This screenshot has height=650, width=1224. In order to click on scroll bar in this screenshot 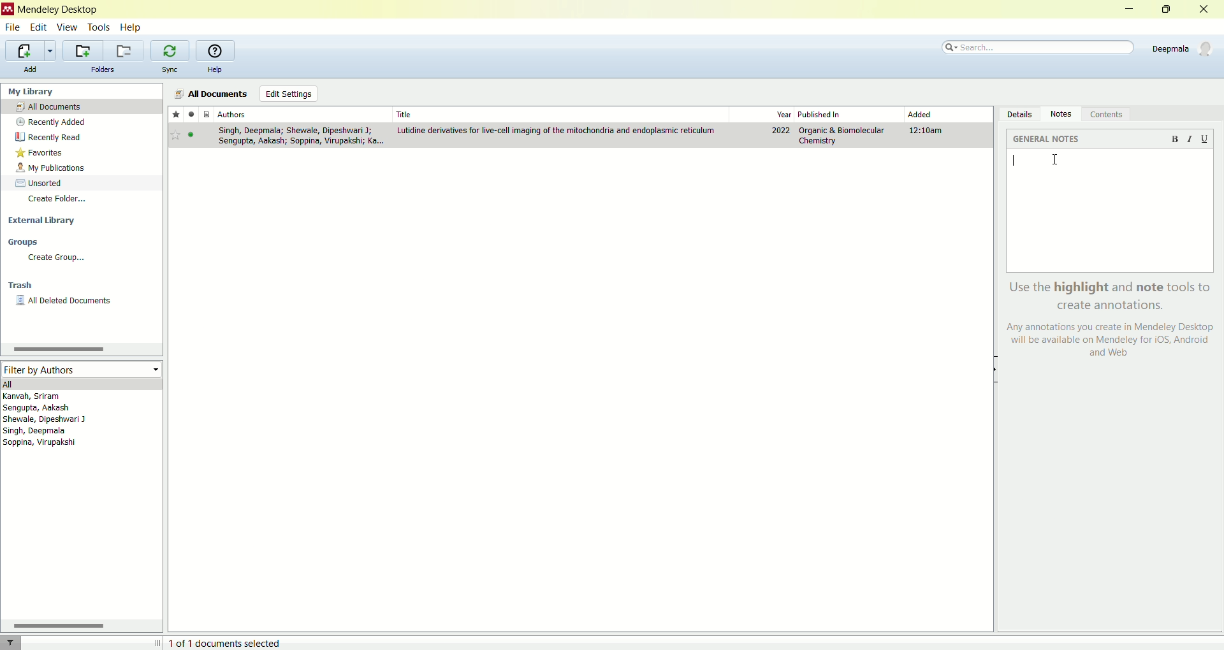, I will do `click(80, 625)`.